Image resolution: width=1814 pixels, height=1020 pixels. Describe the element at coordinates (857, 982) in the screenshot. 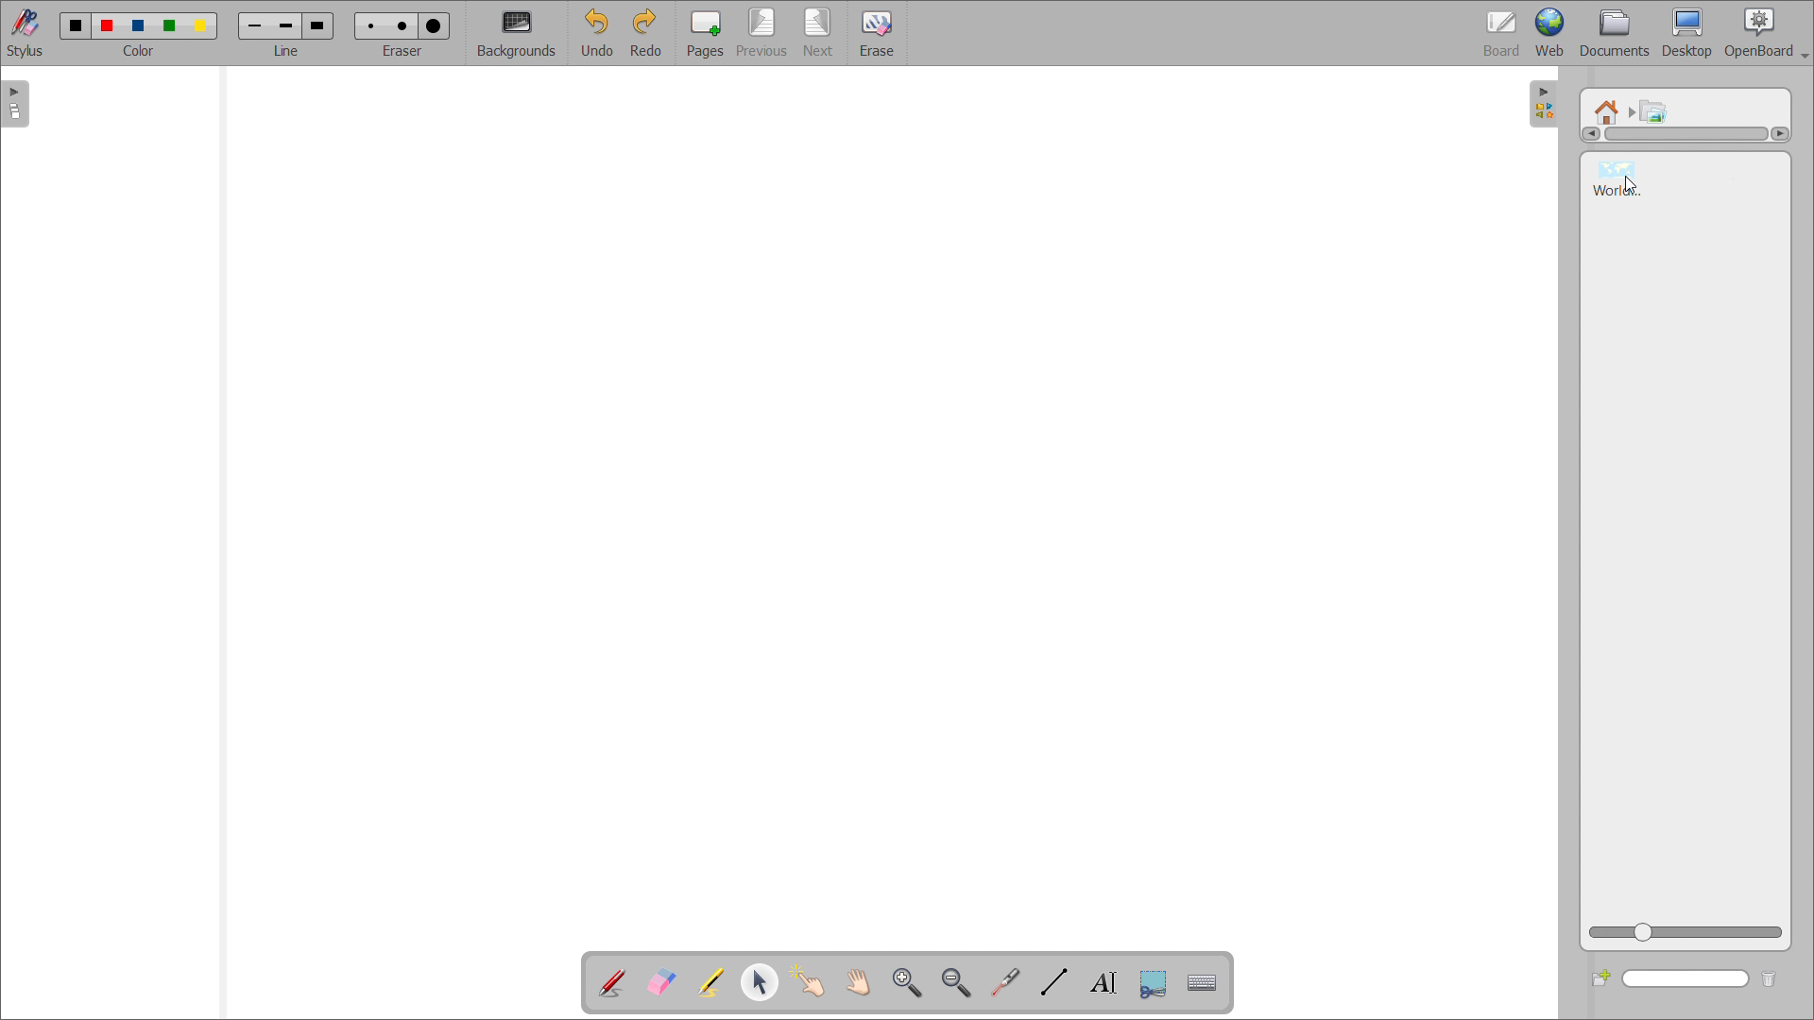

I see `scroll page` at that location.